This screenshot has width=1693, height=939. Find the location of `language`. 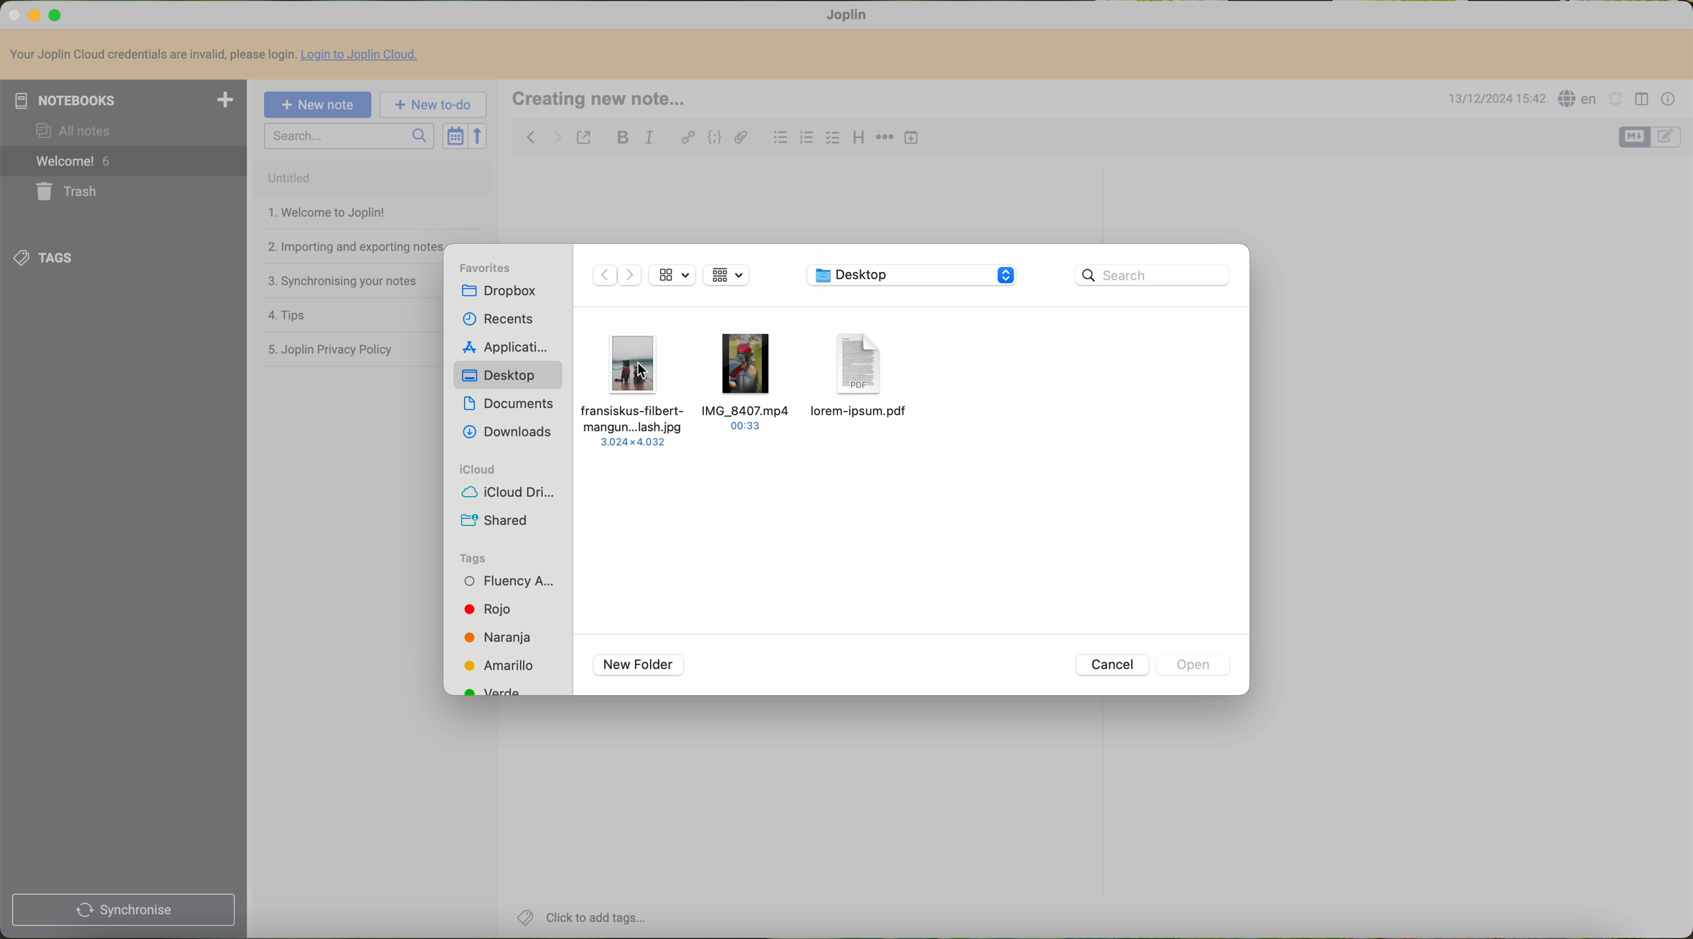

language is located at coordinates (1579, 99).